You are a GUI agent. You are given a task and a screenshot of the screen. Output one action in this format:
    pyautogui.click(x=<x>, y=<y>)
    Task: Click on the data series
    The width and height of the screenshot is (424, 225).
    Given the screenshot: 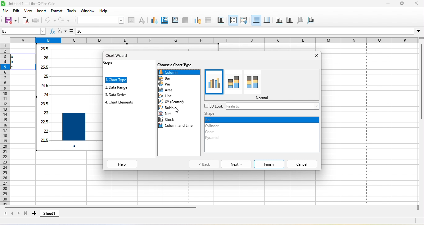 What is the action you would take?
    pyautogui.click(x=121, y=94)
    